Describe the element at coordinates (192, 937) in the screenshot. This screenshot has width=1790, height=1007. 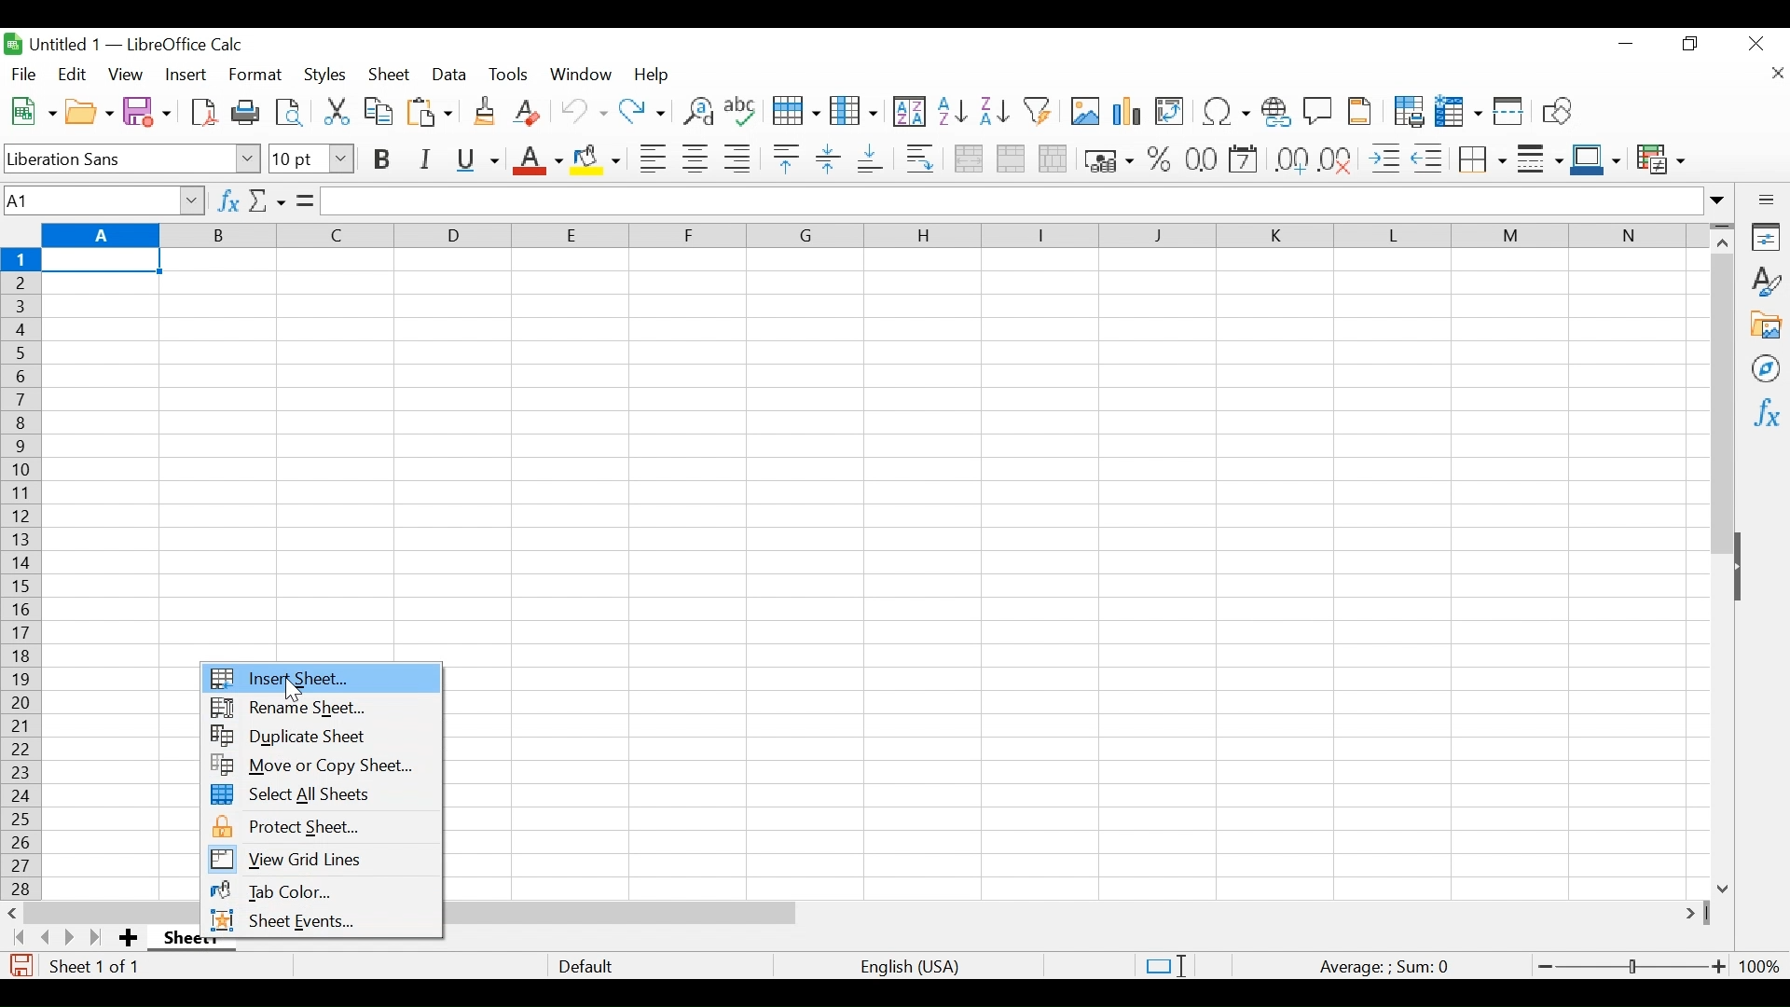
I see `Sheet name` at that location.